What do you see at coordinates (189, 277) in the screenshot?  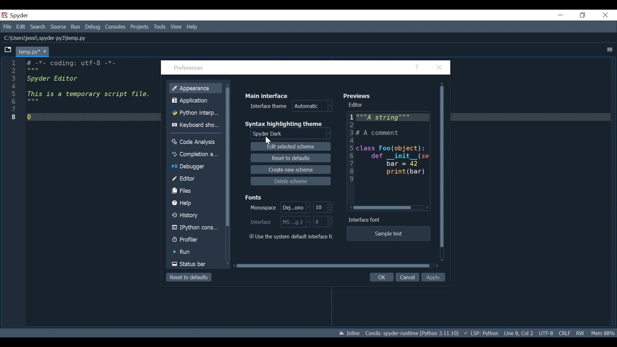 I see `Reset to defaults` at bounding box center [189, 277].